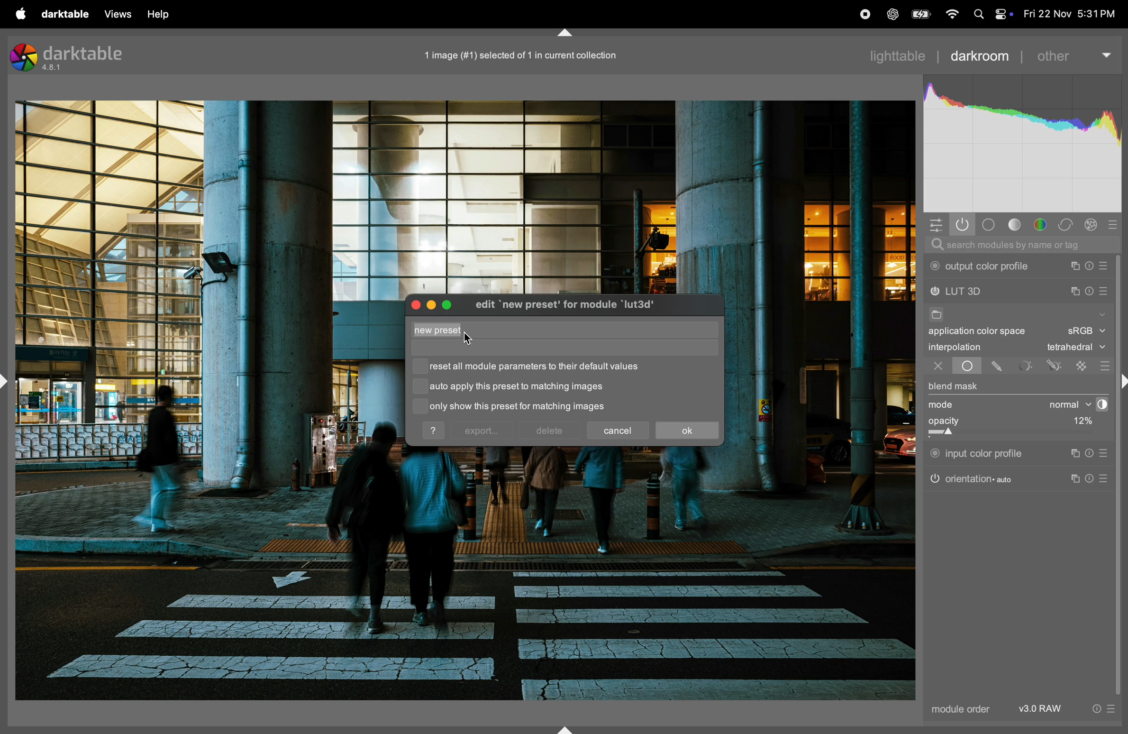 This screenshot has width=1128, height=734. What do you see at coordinates (1105, 453) in the screenshot?
I see `presets` at bounding box center [1105, 453].